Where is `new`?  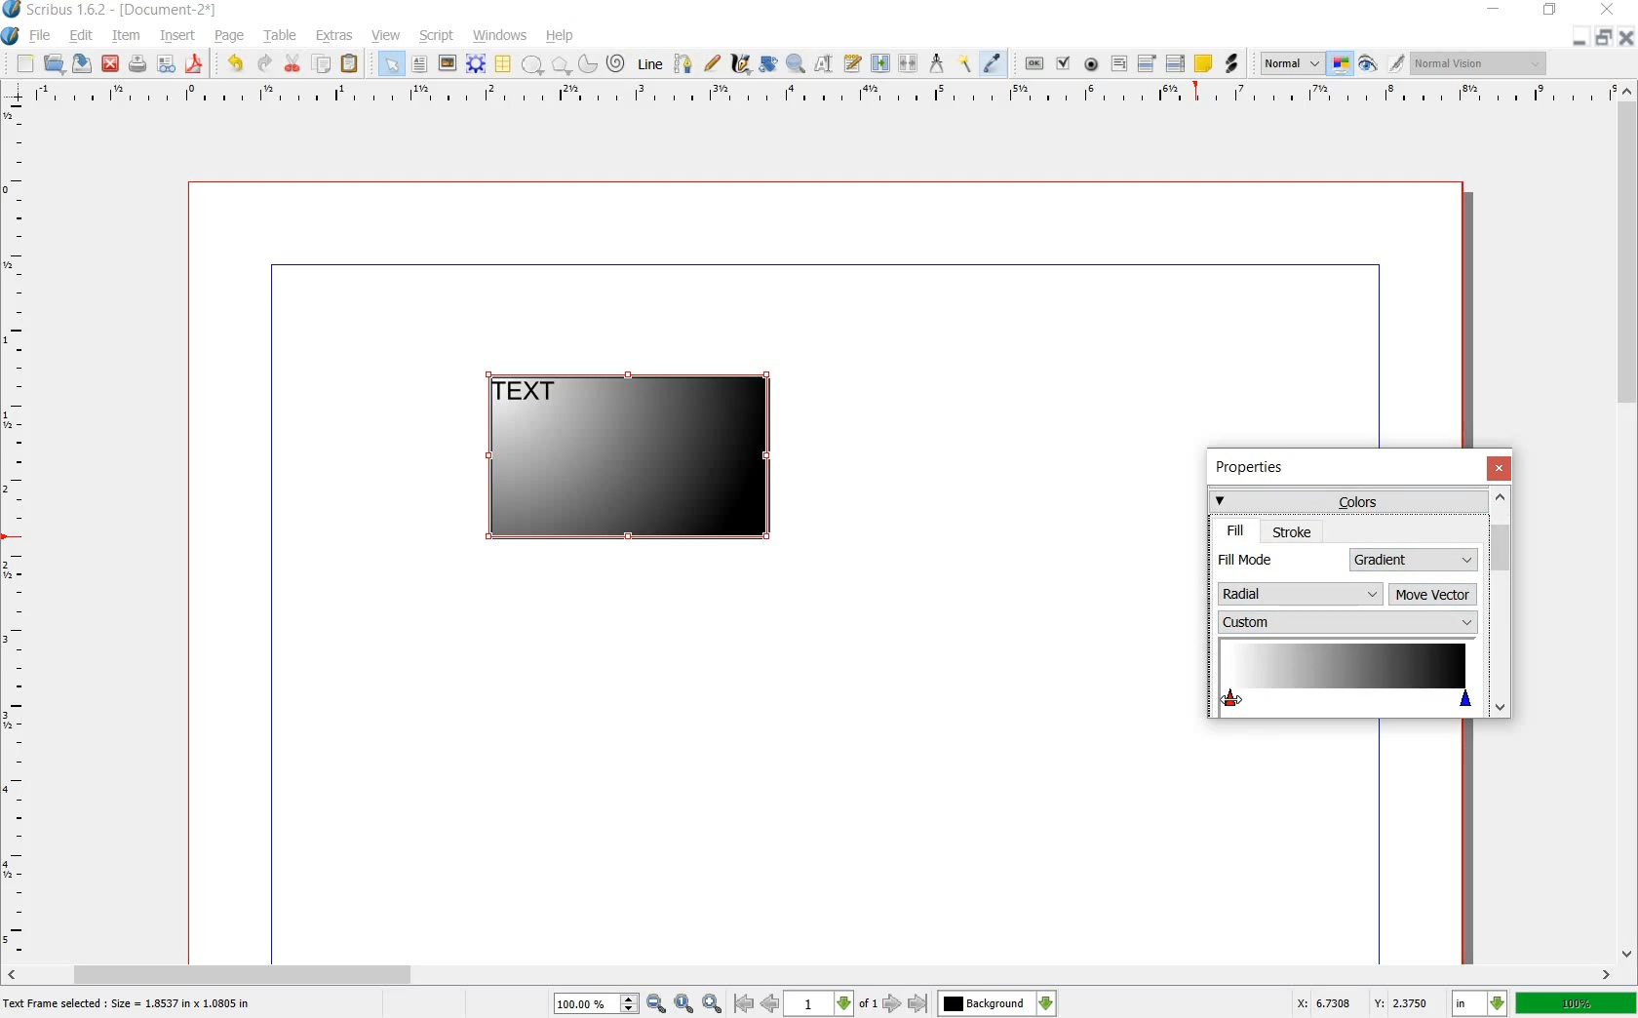
new is located at coordinates (25, 64).